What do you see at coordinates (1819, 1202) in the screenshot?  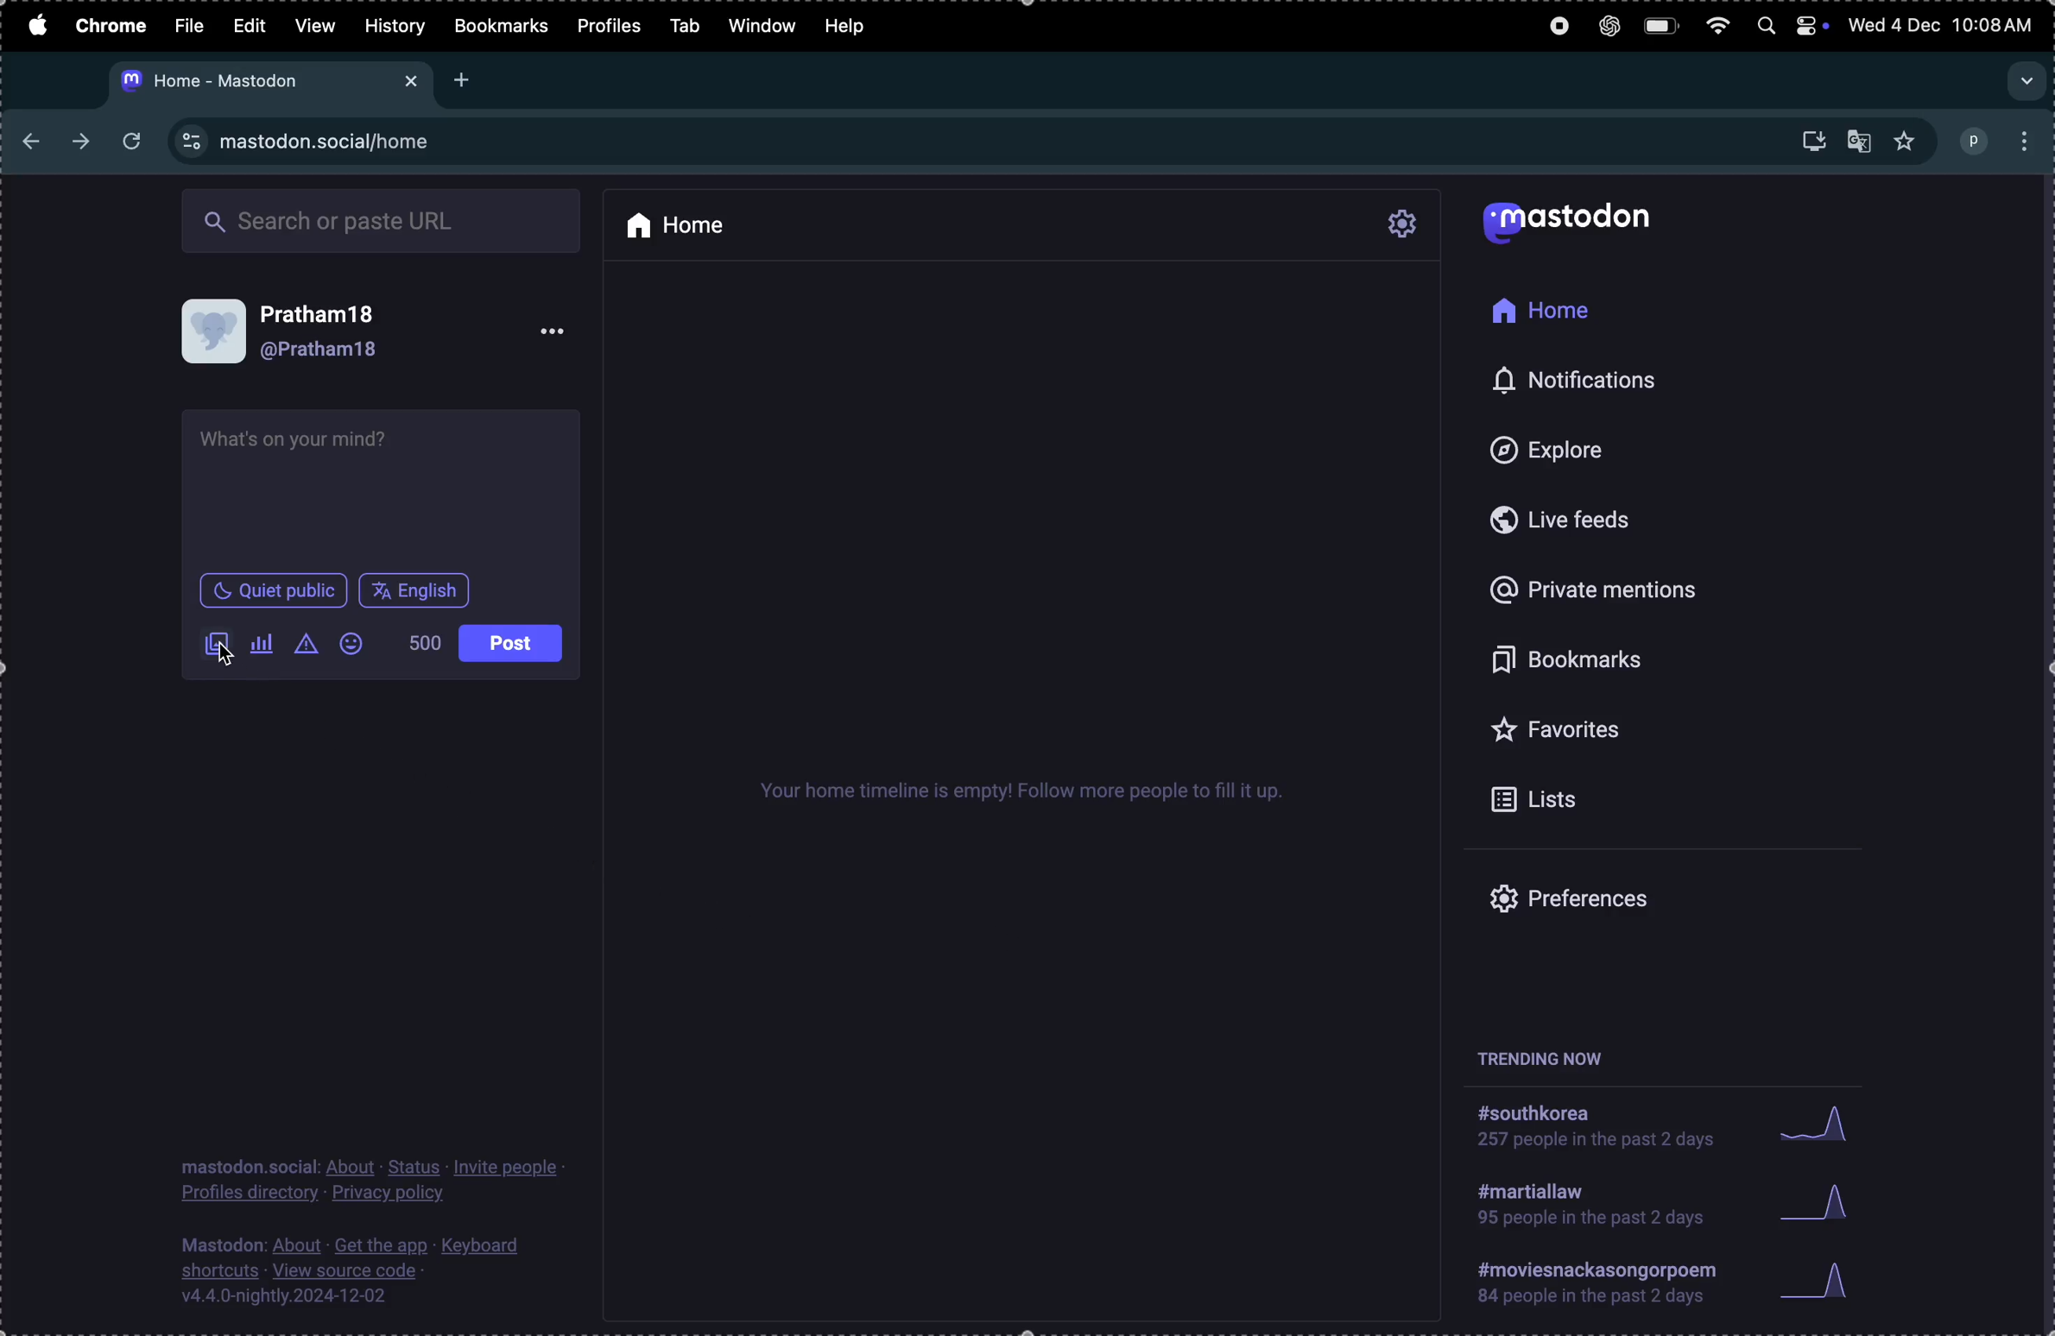 I see `graph` at bounding box center [1819, 1202].